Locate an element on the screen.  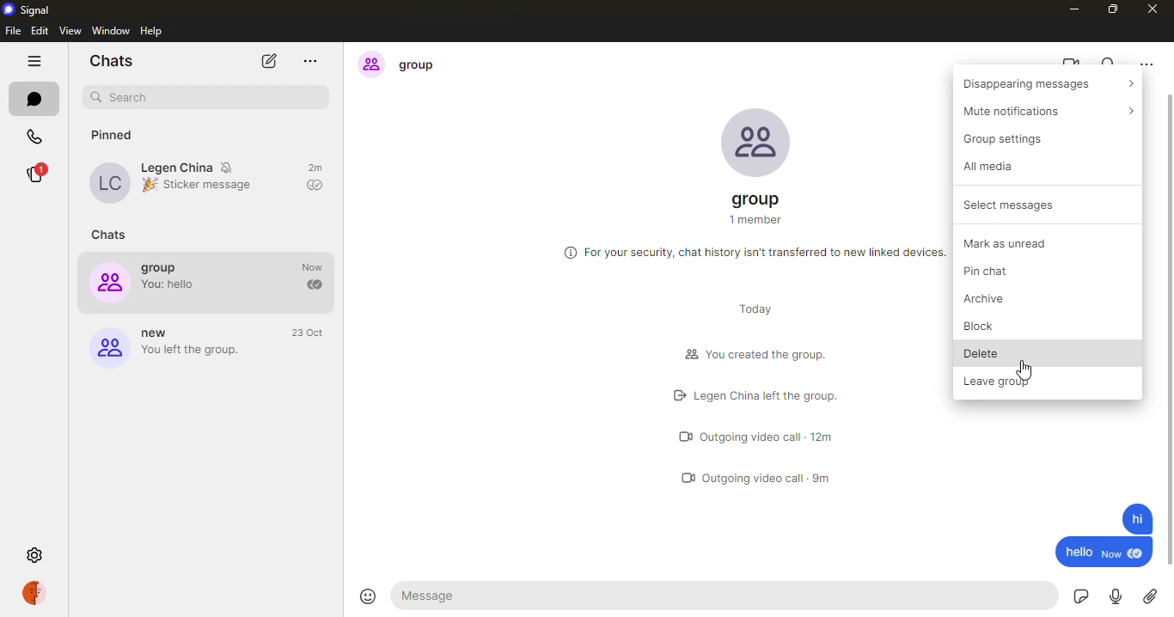
hide tabs is located at coordinates (32, 59).